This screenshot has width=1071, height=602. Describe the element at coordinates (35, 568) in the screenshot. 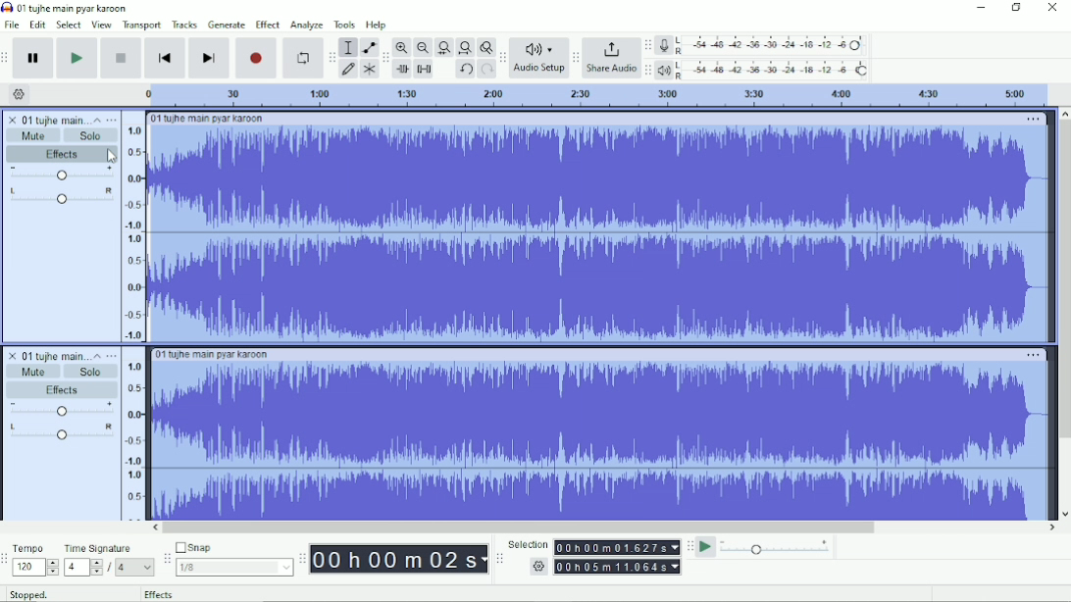

I see `120` at that location.